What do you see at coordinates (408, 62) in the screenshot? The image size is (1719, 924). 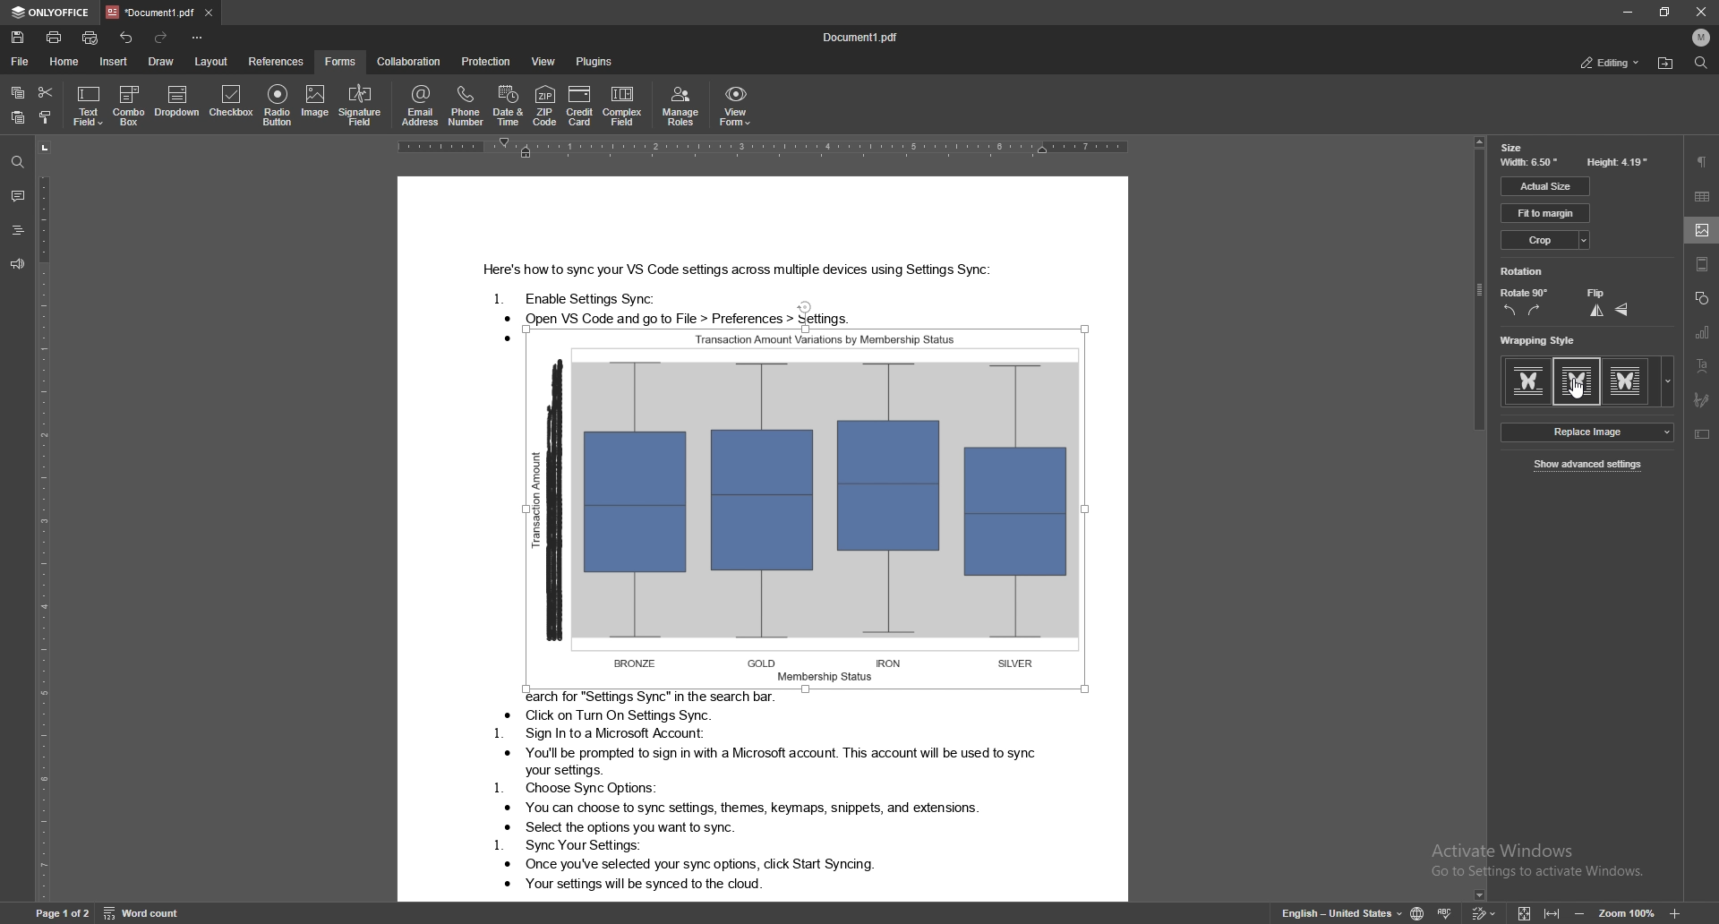 I see `collaboration` at bounding box center [408, 62].